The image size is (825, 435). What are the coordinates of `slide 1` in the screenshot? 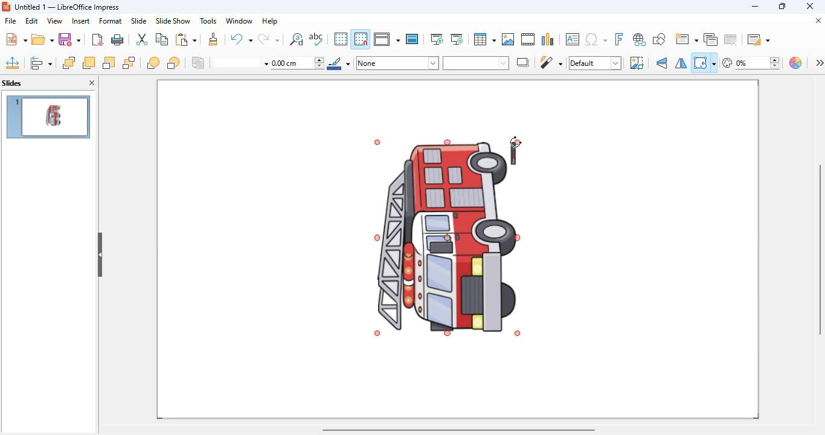 It's located at (48, 117).